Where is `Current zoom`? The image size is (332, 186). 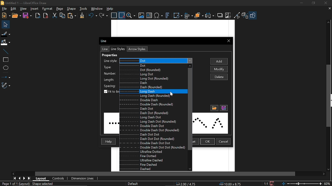 Current zoom is located at coordinates (328, 183).